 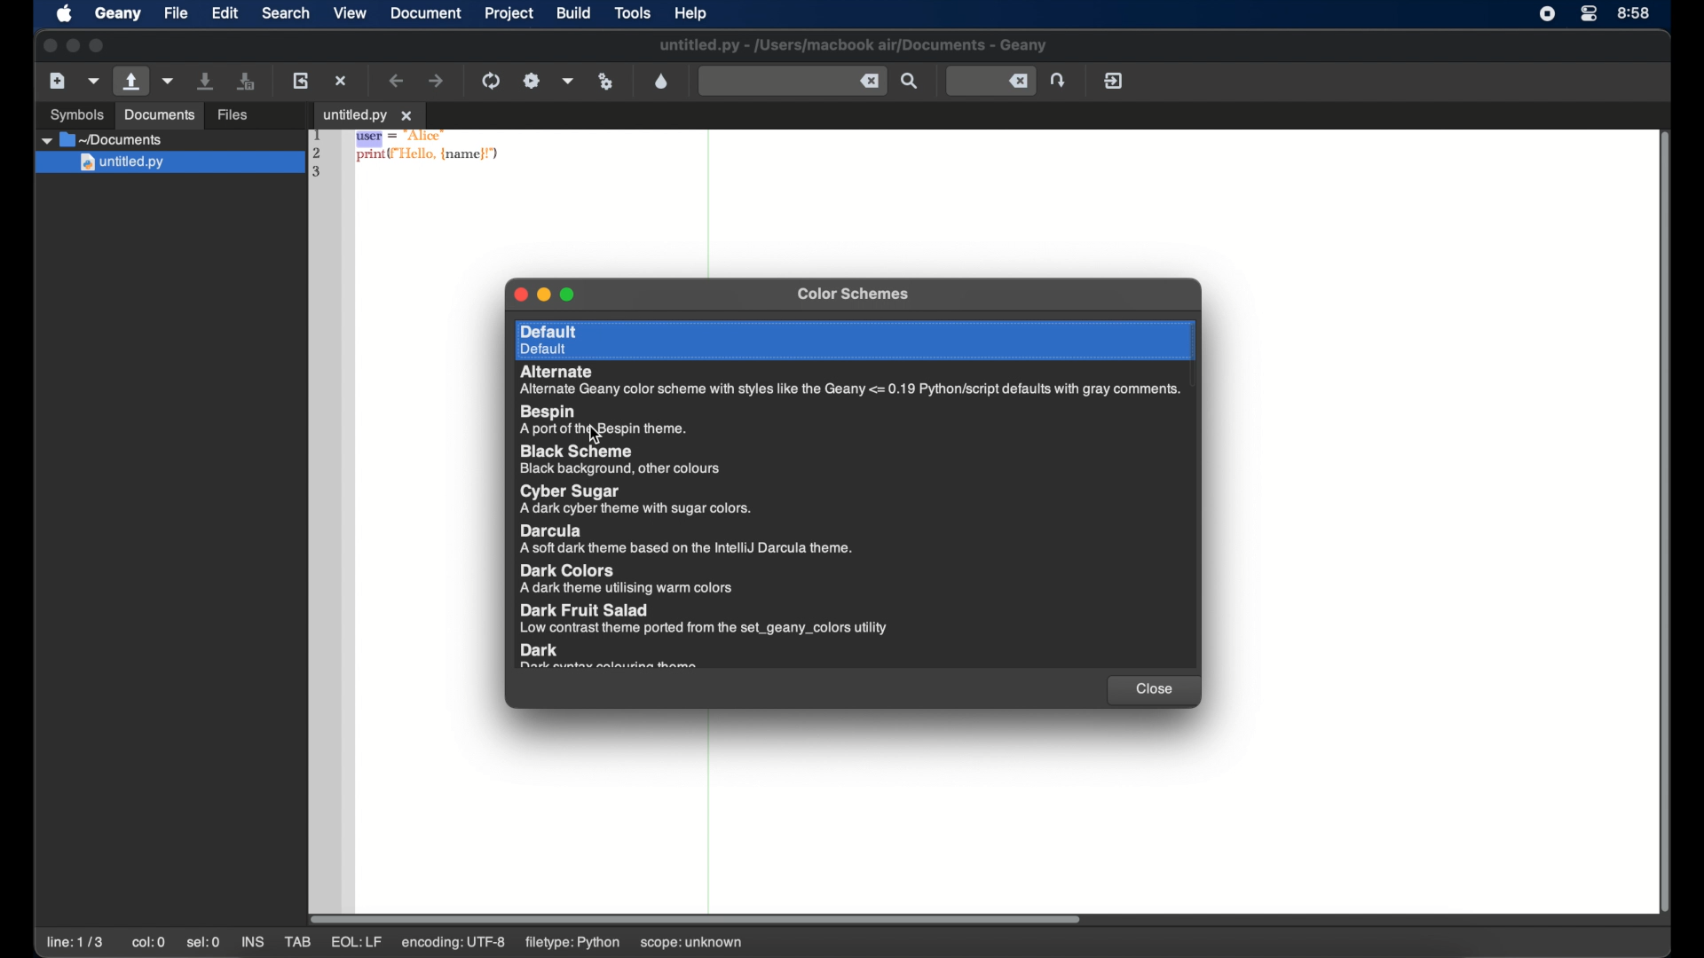 What do you see at coordinates (48, 46) in the screenshot?
I see `close` at bounding box center [48, 46].